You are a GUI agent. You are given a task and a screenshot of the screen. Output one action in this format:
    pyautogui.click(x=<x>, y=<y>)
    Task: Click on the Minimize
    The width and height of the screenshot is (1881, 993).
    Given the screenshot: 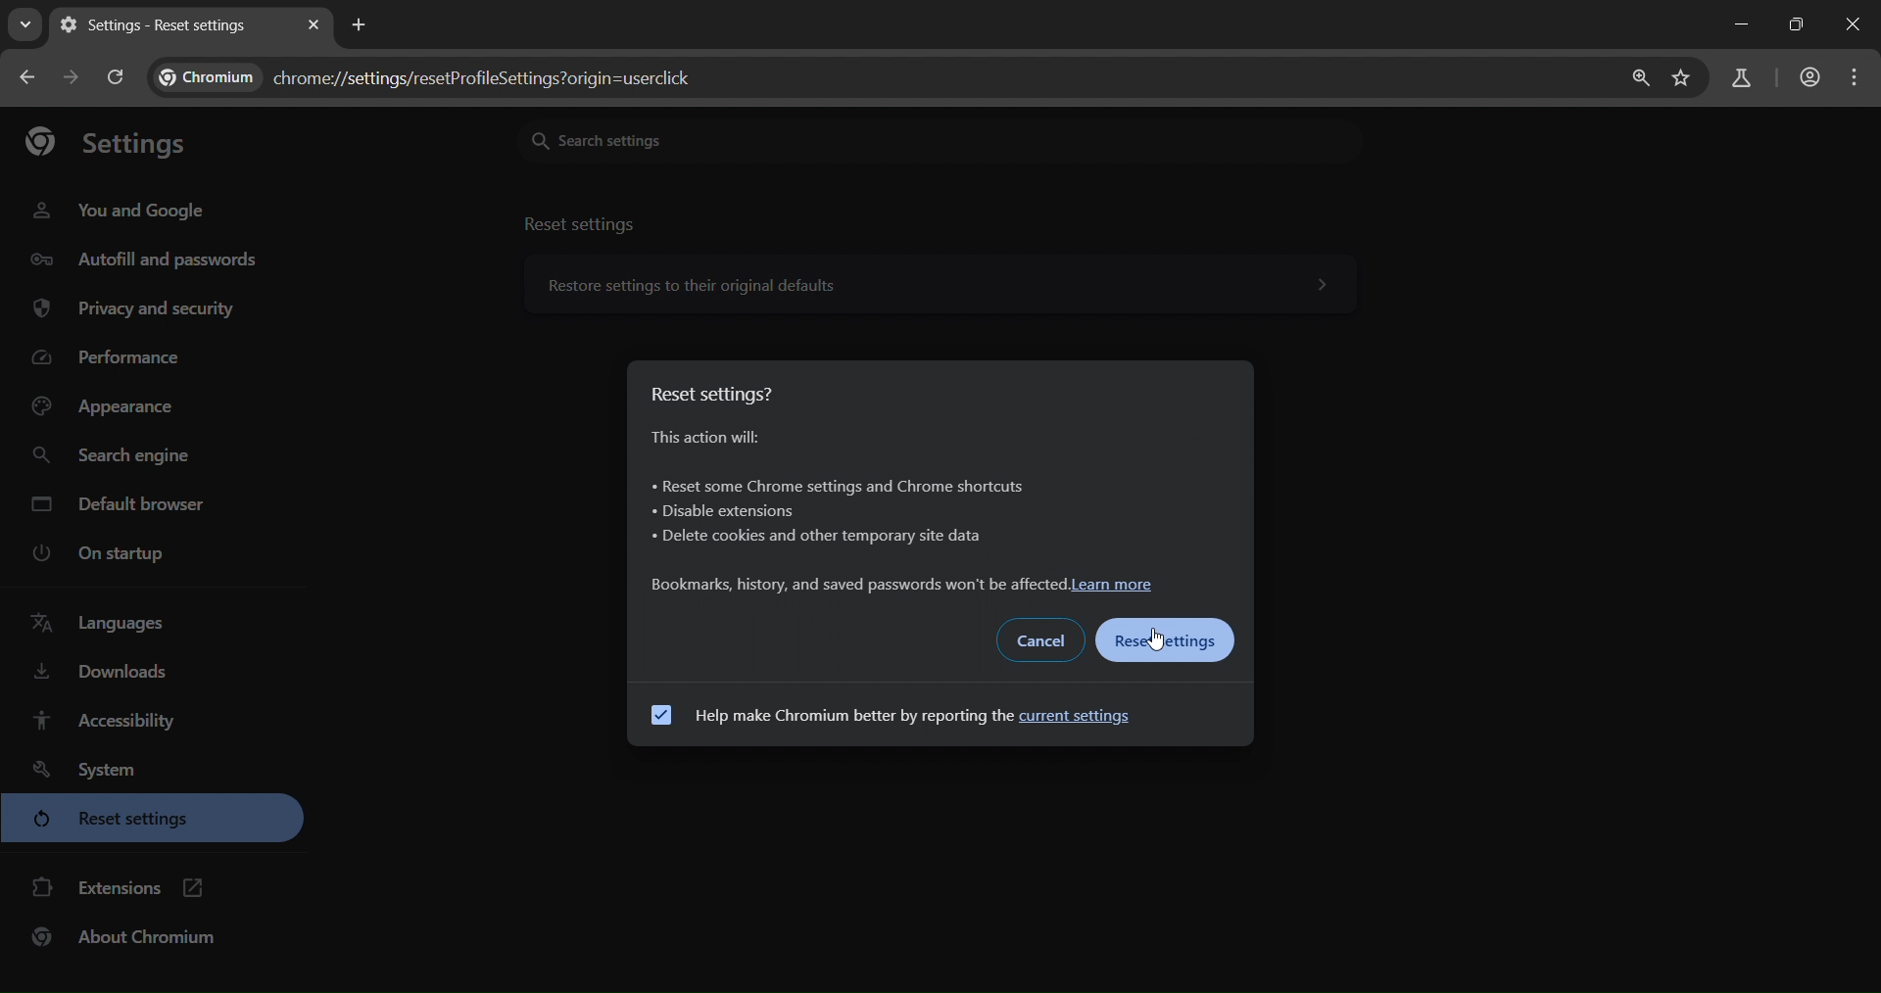 What is the action you would take?
    pyautogui.click(x=1744, y=24)
    